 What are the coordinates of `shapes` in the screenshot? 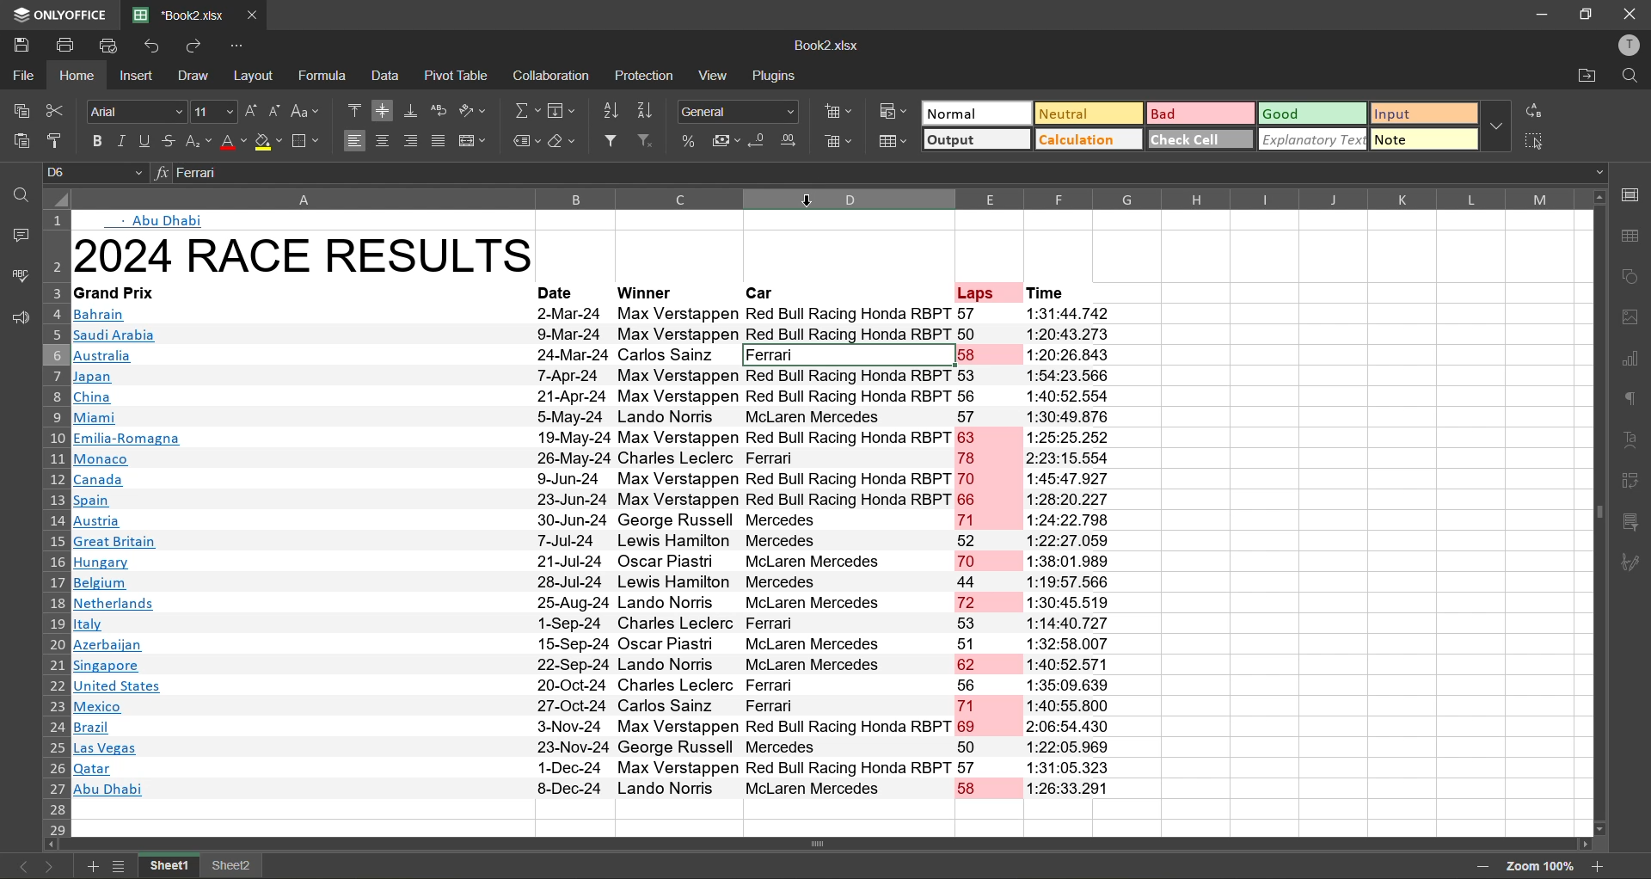 It's located at (1635, 279).